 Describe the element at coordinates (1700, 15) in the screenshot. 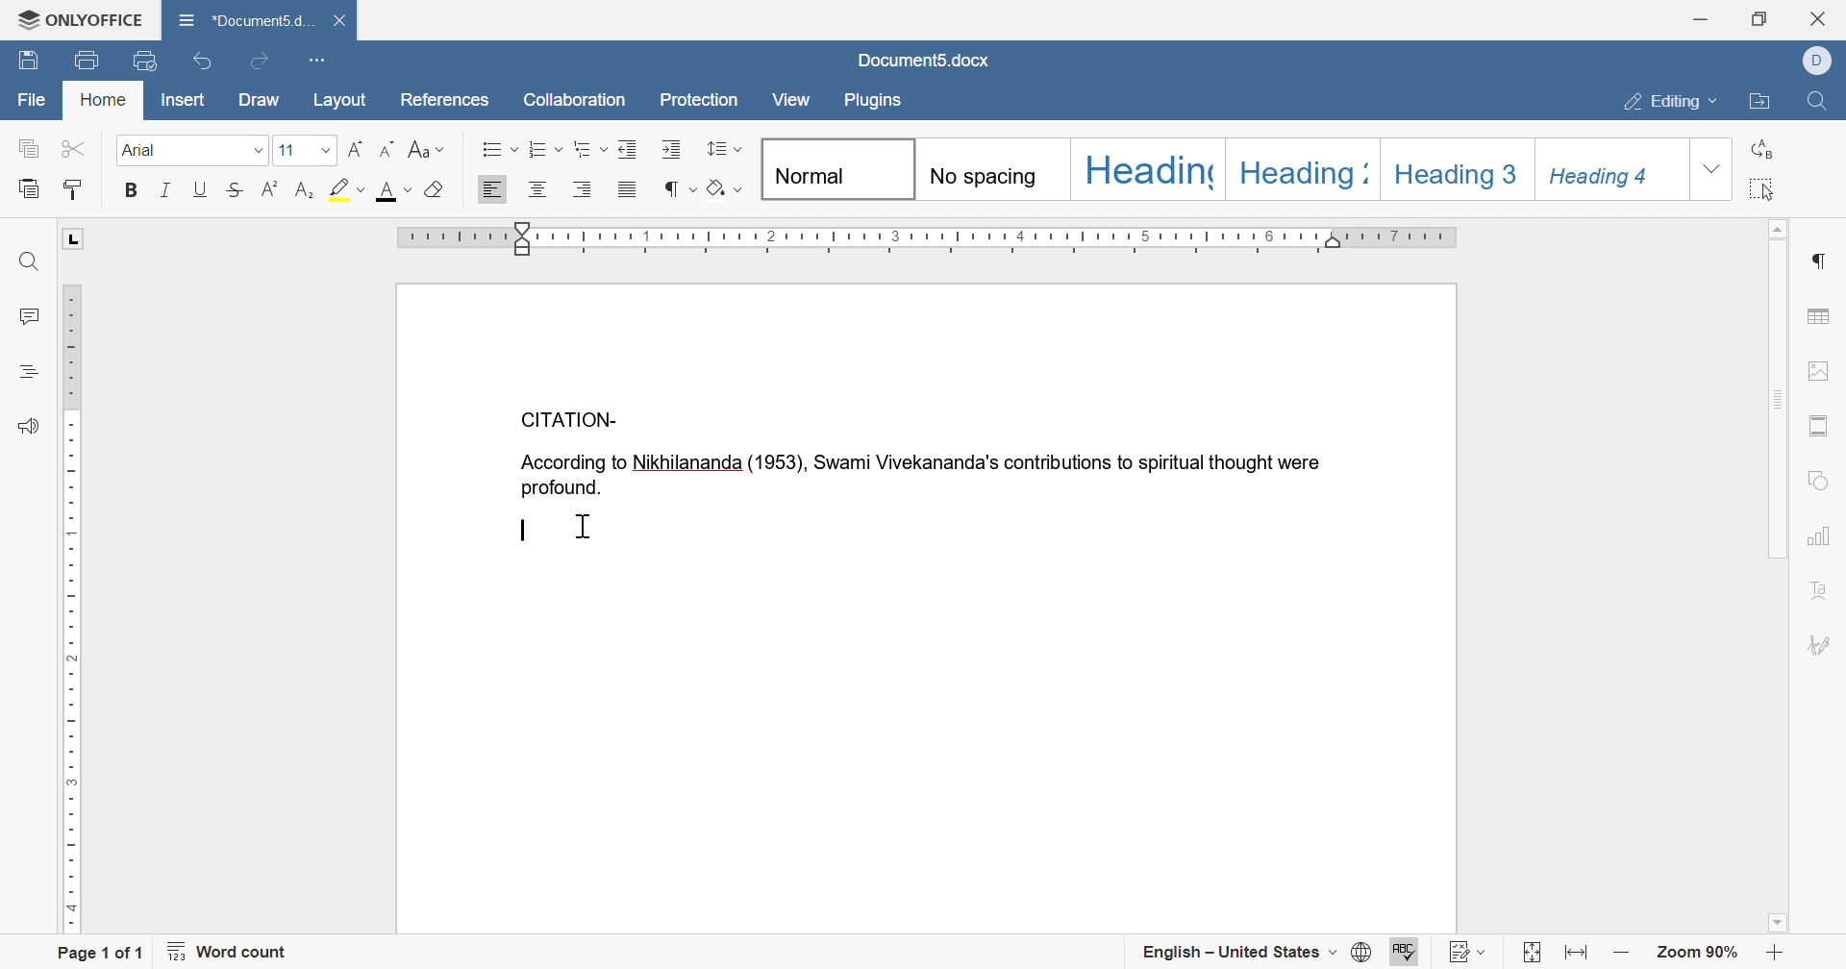

I see `minimize` at that location.